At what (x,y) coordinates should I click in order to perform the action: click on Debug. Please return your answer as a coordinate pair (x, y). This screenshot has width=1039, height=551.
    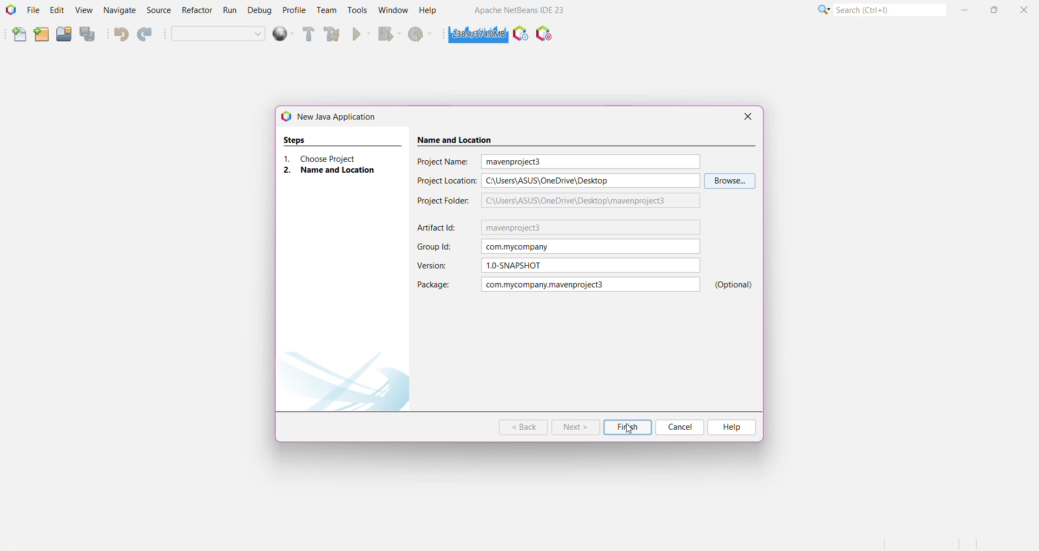
    Looking at the image, I should click on (259, 11).